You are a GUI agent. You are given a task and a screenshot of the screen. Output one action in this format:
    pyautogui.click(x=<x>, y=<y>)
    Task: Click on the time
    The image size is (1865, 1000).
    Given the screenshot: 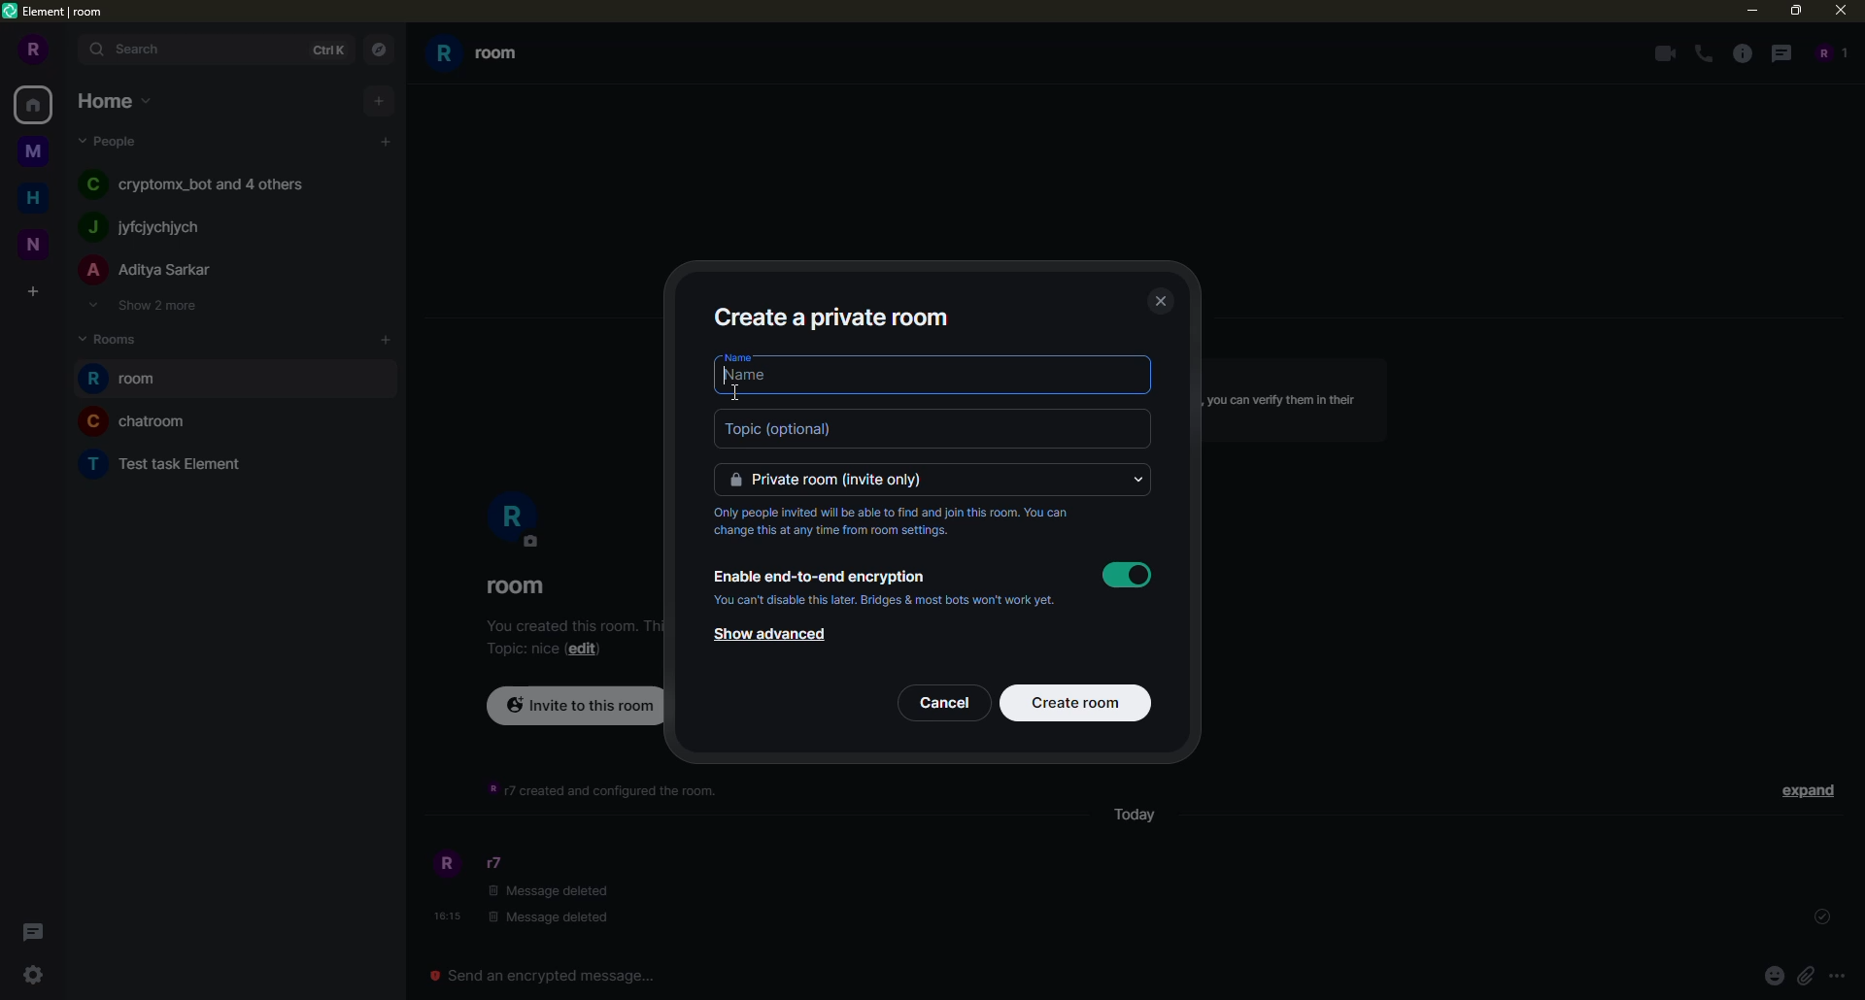 What is the action you would take?
    pyautogui.click(x=444, y=916)
    